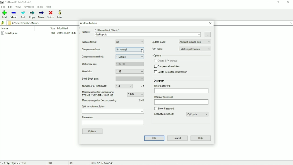 This screenshot has width=293, height=165. I want to click on Restore down, so click(279, 2).